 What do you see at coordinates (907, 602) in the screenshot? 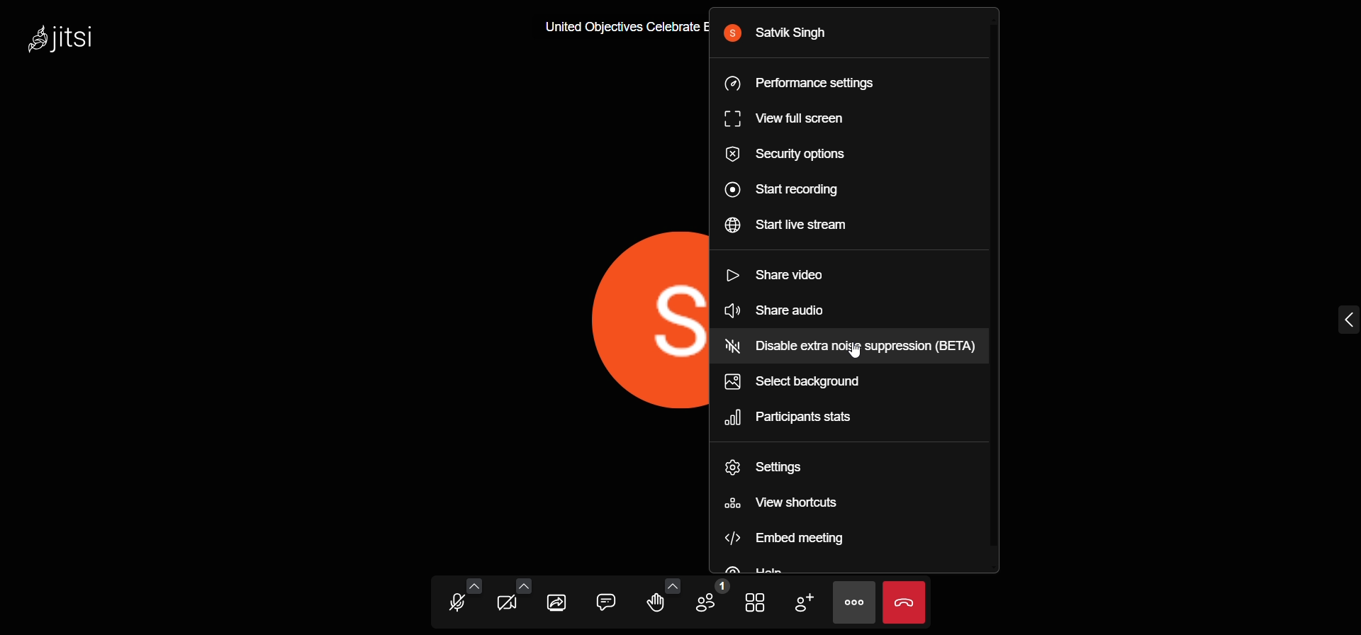
I see `leave meeting` at bounding box center [907, 602].